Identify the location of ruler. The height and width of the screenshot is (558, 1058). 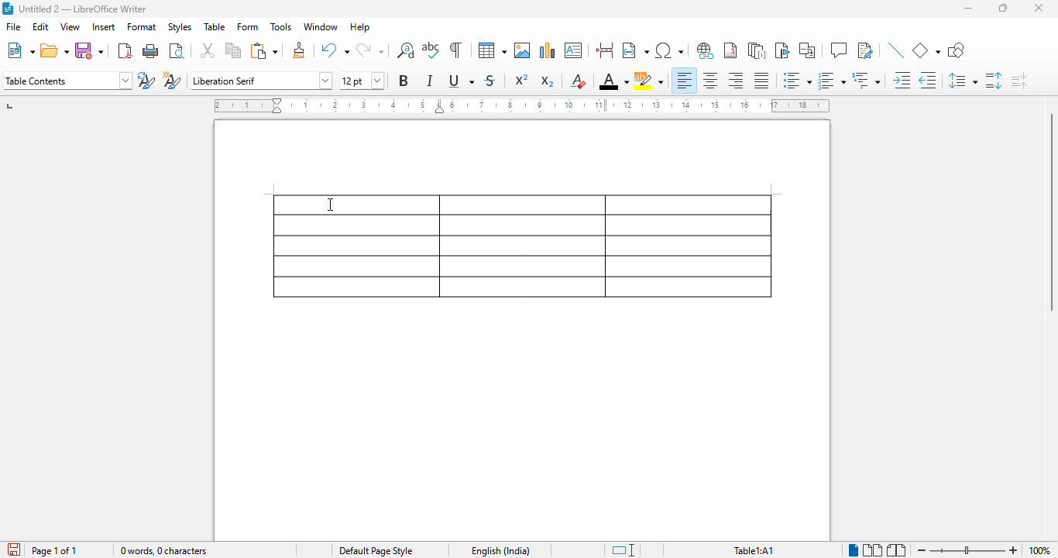
(521, 105).